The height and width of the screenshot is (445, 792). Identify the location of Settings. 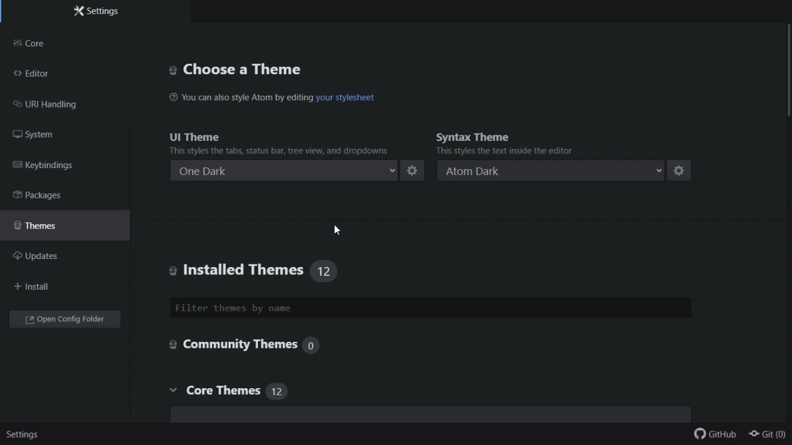
(101, 12).